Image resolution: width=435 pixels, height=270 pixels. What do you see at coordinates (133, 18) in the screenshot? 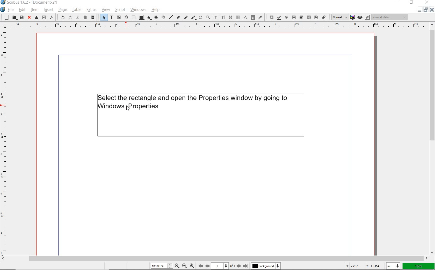
I see `table` at bounding box center [133, 18].